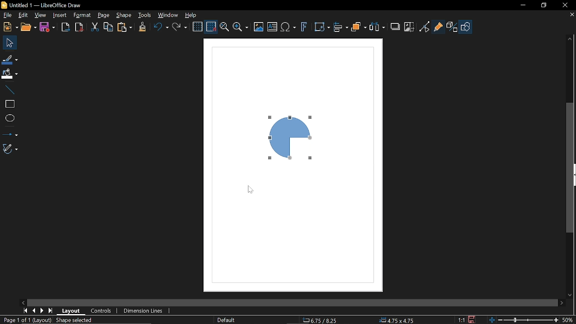 The image size is (576, 324). Describe the element at coordinates (26, 320) in the screenshot. I see `Page 1 of 1 (Layout)` at that location.